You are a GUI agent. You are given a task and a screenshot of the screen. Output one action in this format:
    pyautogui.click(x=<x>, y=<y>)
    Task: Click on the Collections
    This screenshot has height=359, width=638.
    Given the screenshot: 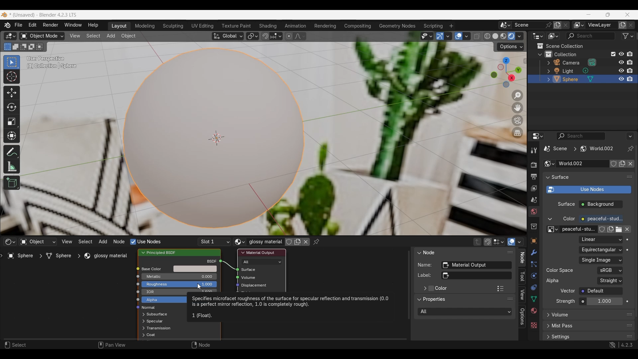 What is the action you would take?
    pyautogui.click(x=548, y=54)
    